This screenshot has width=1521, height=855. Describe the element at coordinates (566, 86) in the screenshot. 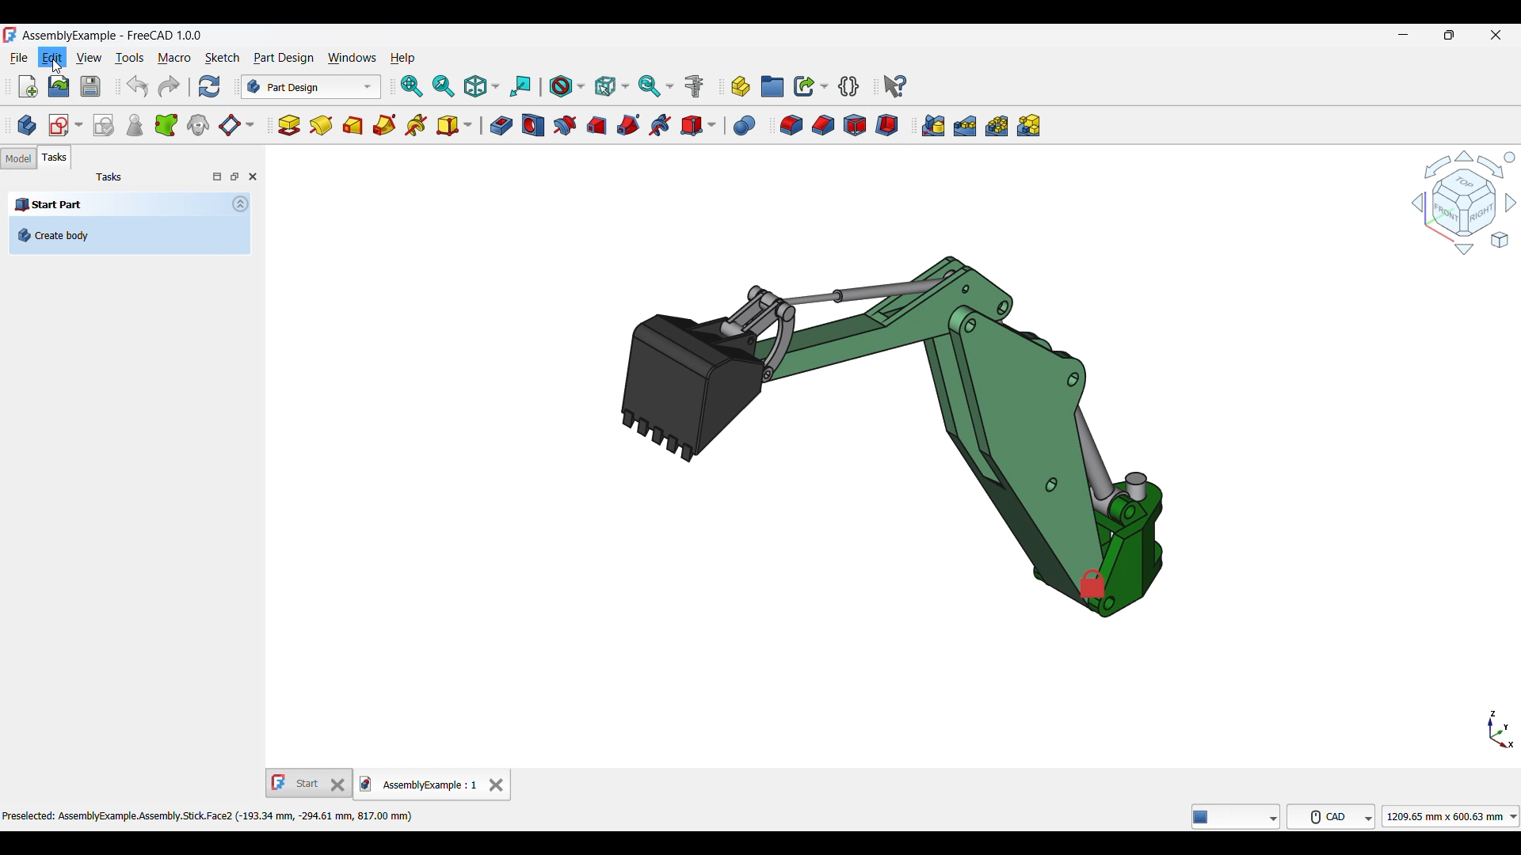

I see `Draw style options` at that location.